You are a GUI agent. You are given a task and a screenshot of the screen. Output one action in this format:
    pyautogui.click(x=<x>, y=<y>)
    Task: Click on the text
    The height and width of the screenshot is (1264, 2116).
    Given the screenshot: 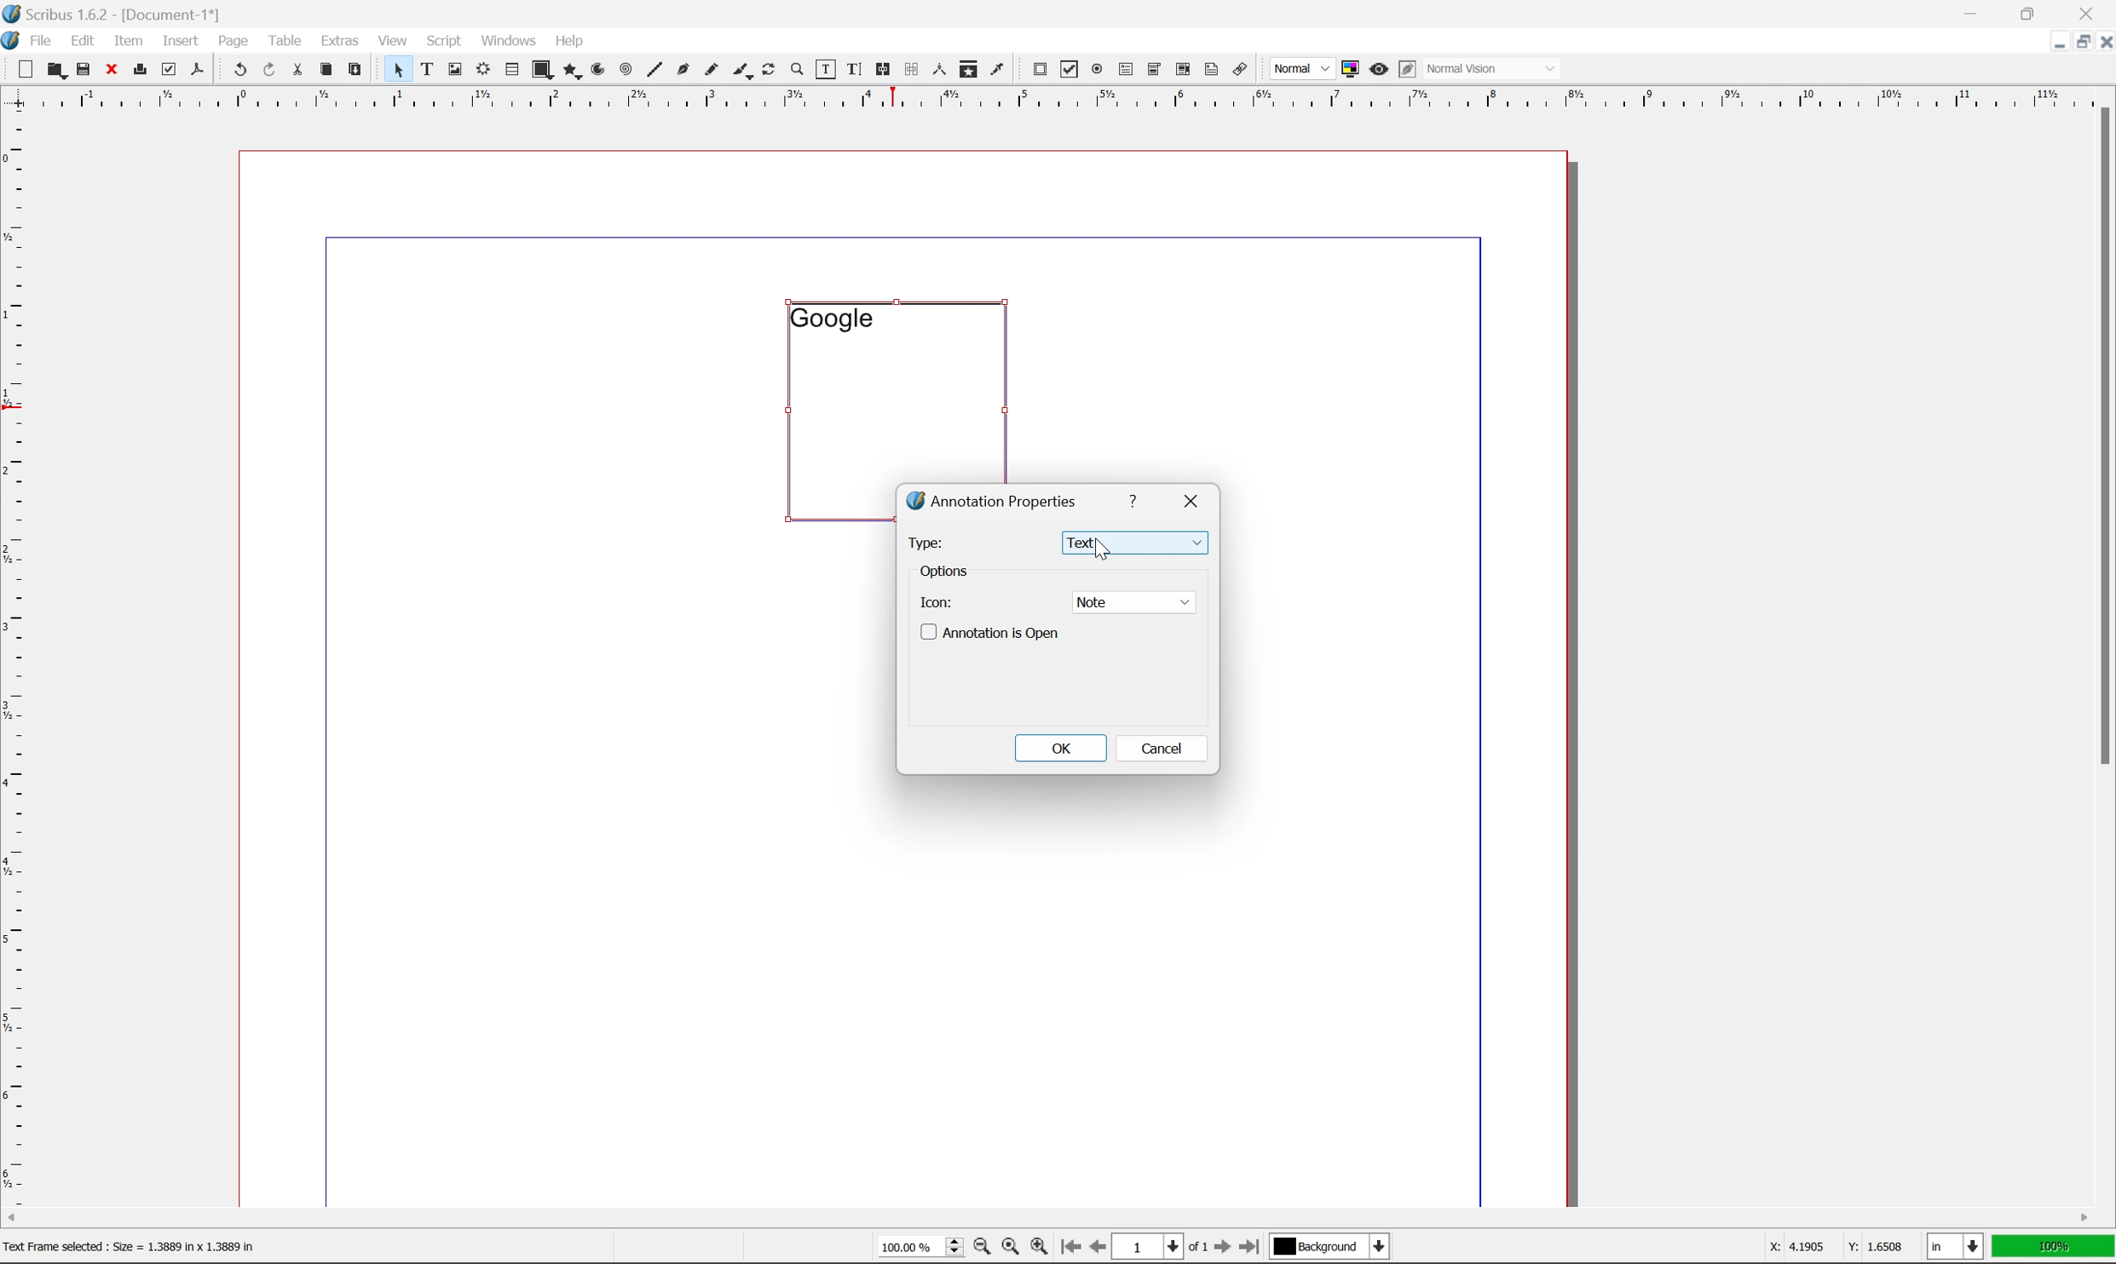 What is the action you would take?
    pyautogui.click(x=1136, y=543)
    